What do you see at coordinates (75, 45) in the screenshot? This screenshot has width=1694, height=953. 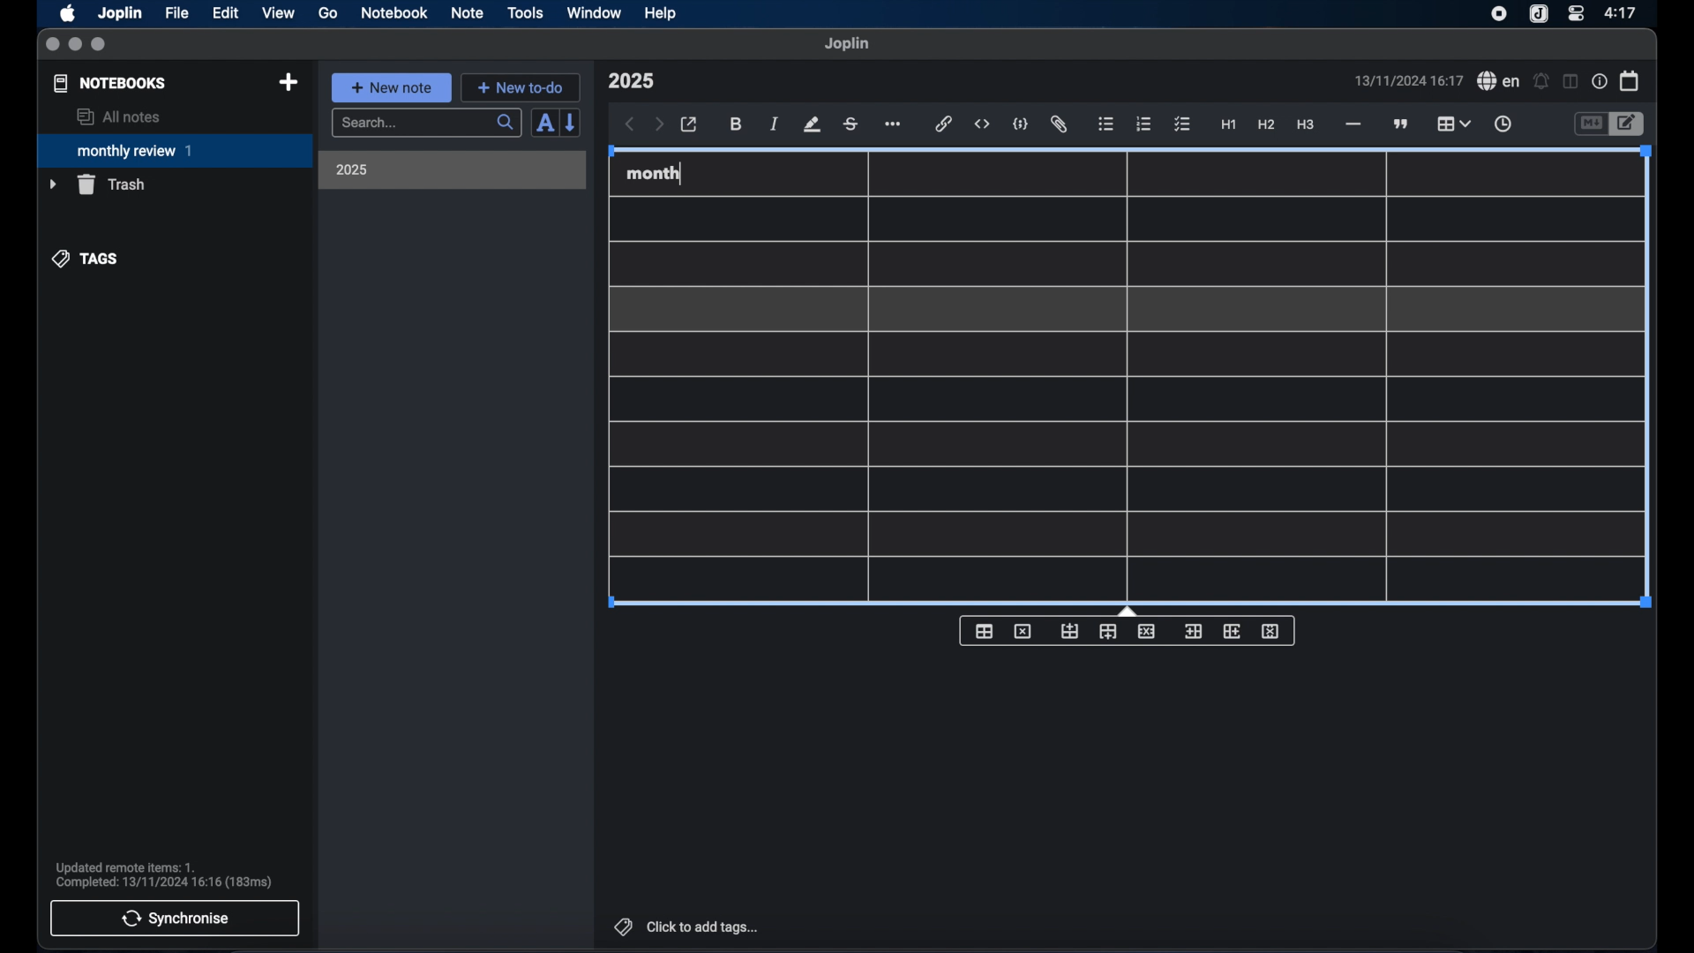 I see `minimize` at bounding box center [75, 45].